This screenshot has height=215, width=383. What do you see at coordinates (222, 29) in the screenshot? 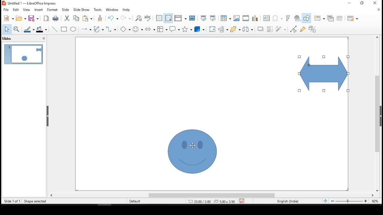
I see `align objects` at bounding box center [222, 29].